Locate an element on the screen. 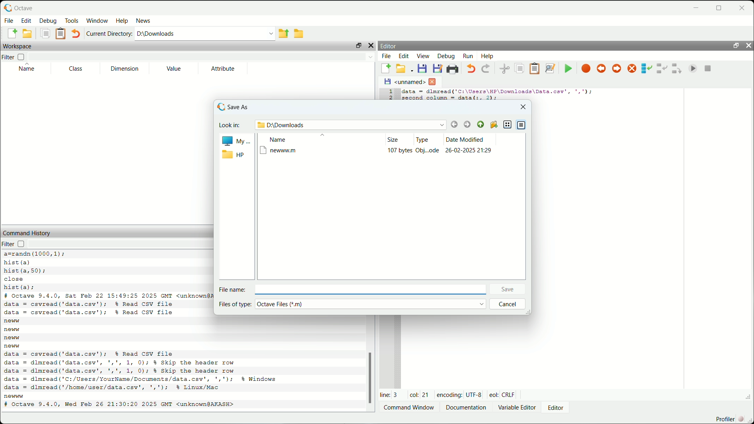 The height and width of the screenshot is (424, 754). attribute is located at coordinates (223, 69).